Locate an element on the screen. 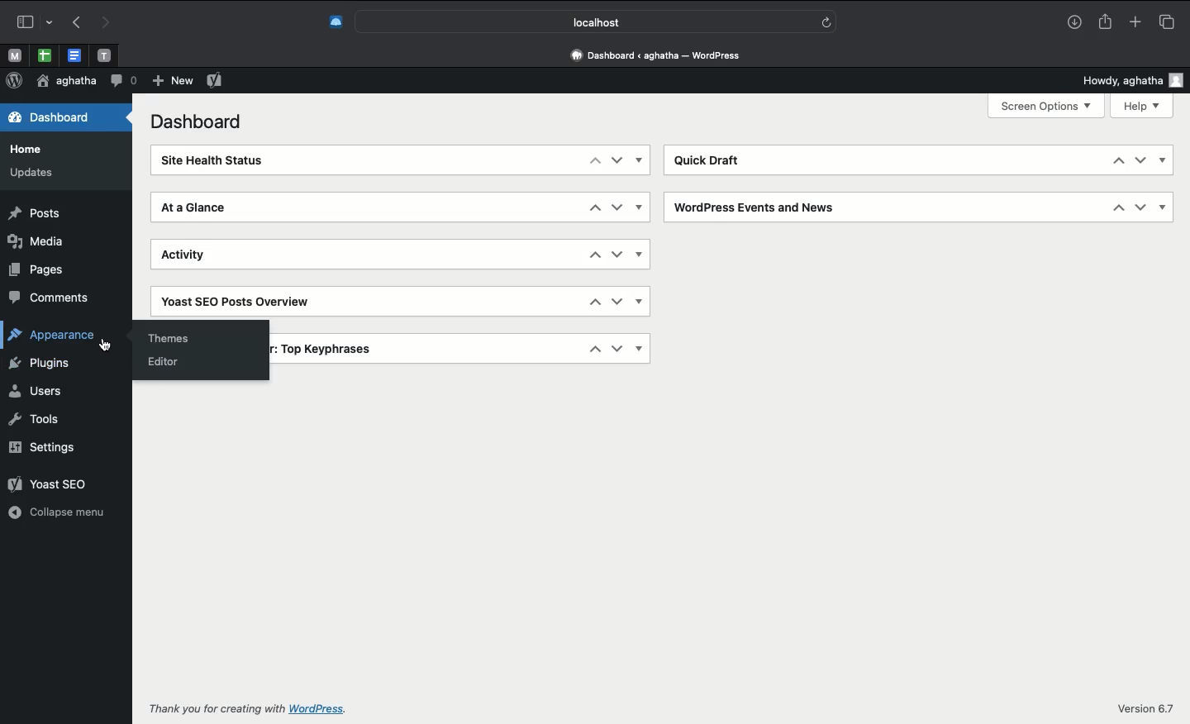 This screenshot has height=724, width=1190. Version 6.7 is located at coordinates (1148, 708).